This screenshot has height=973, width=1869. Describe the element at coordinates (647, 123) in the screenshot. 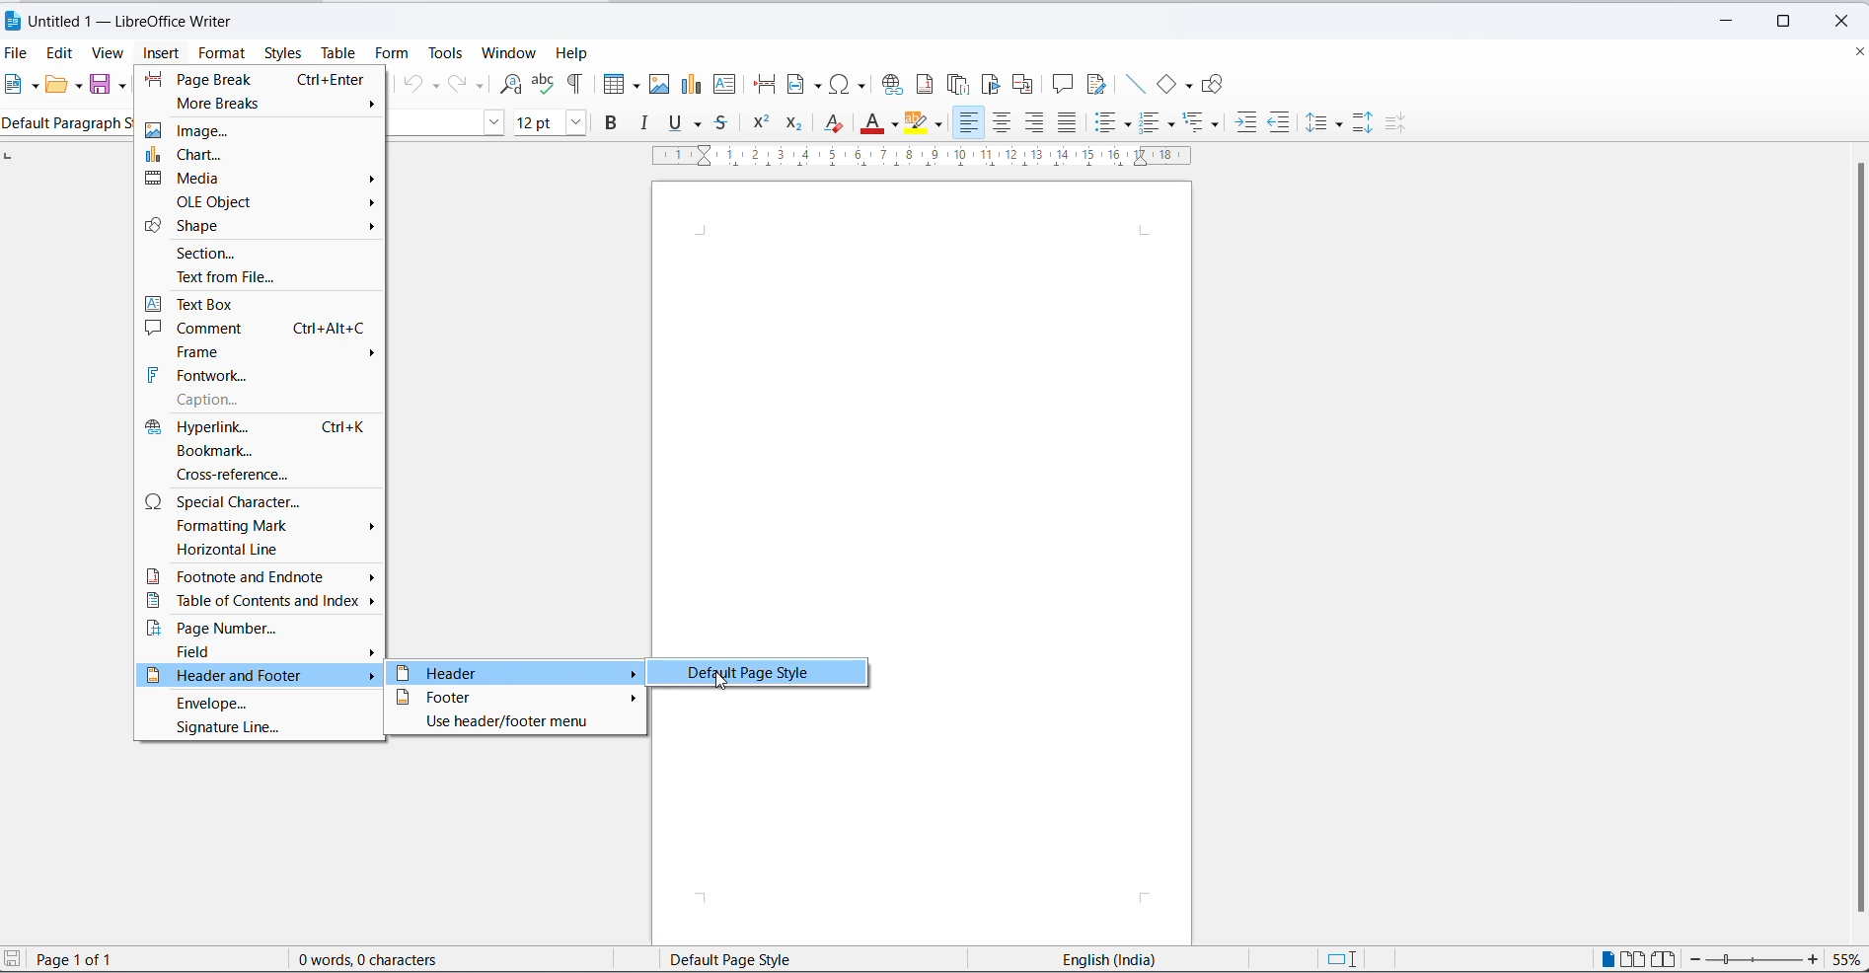

I see `italic` at that location.